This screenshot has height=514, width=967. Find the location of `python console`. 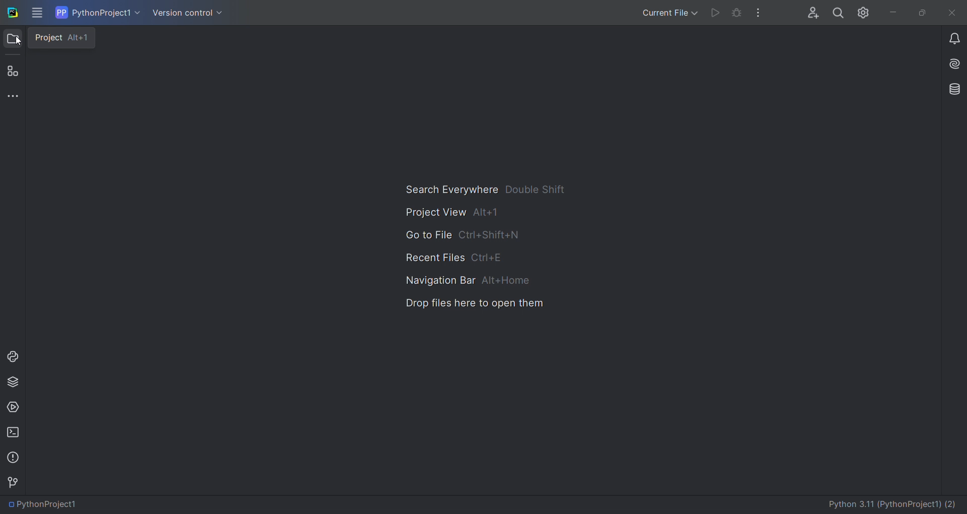

python console is located at coordinates (16, 356).